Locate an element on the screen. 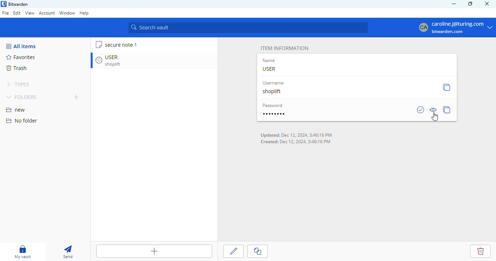 The height and width of the screenshot is (261, 496). window is located at coordinates (67, 13).